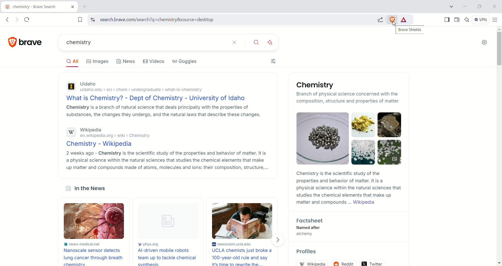  I want to click on news-medical.net, so click(95, 244).